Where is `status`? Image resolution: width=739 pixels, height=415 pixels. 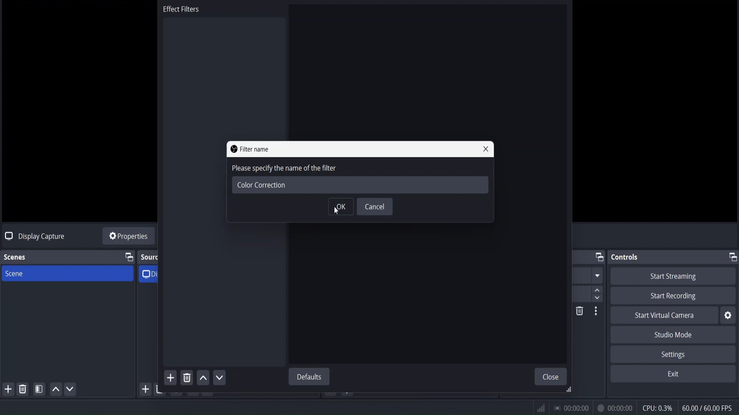 status is located at coordinates (570, 407).